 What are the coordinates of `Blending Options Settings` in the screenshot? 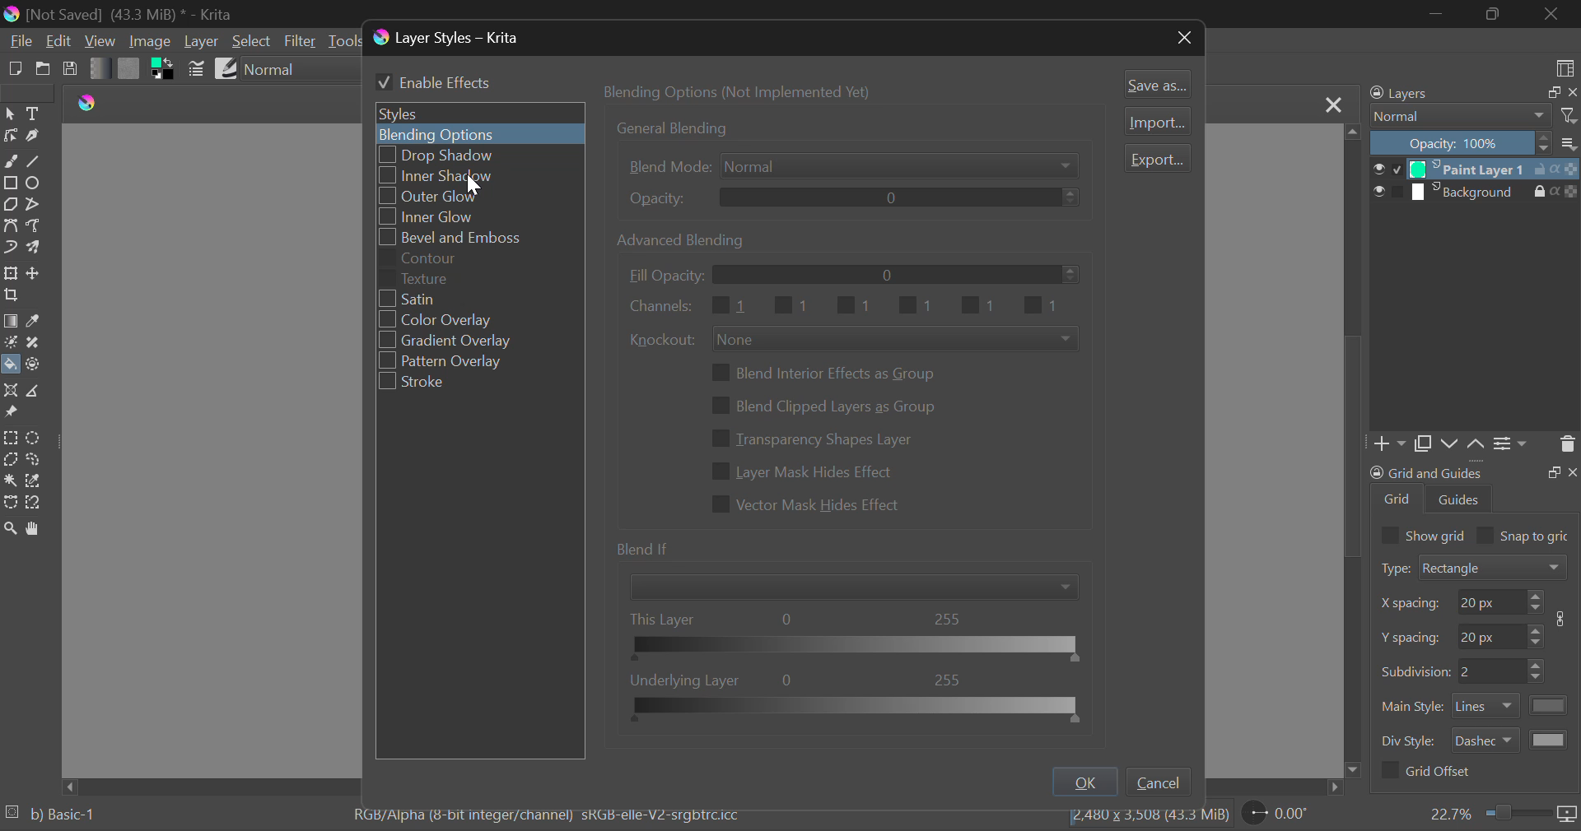 It's located at (851, 405).